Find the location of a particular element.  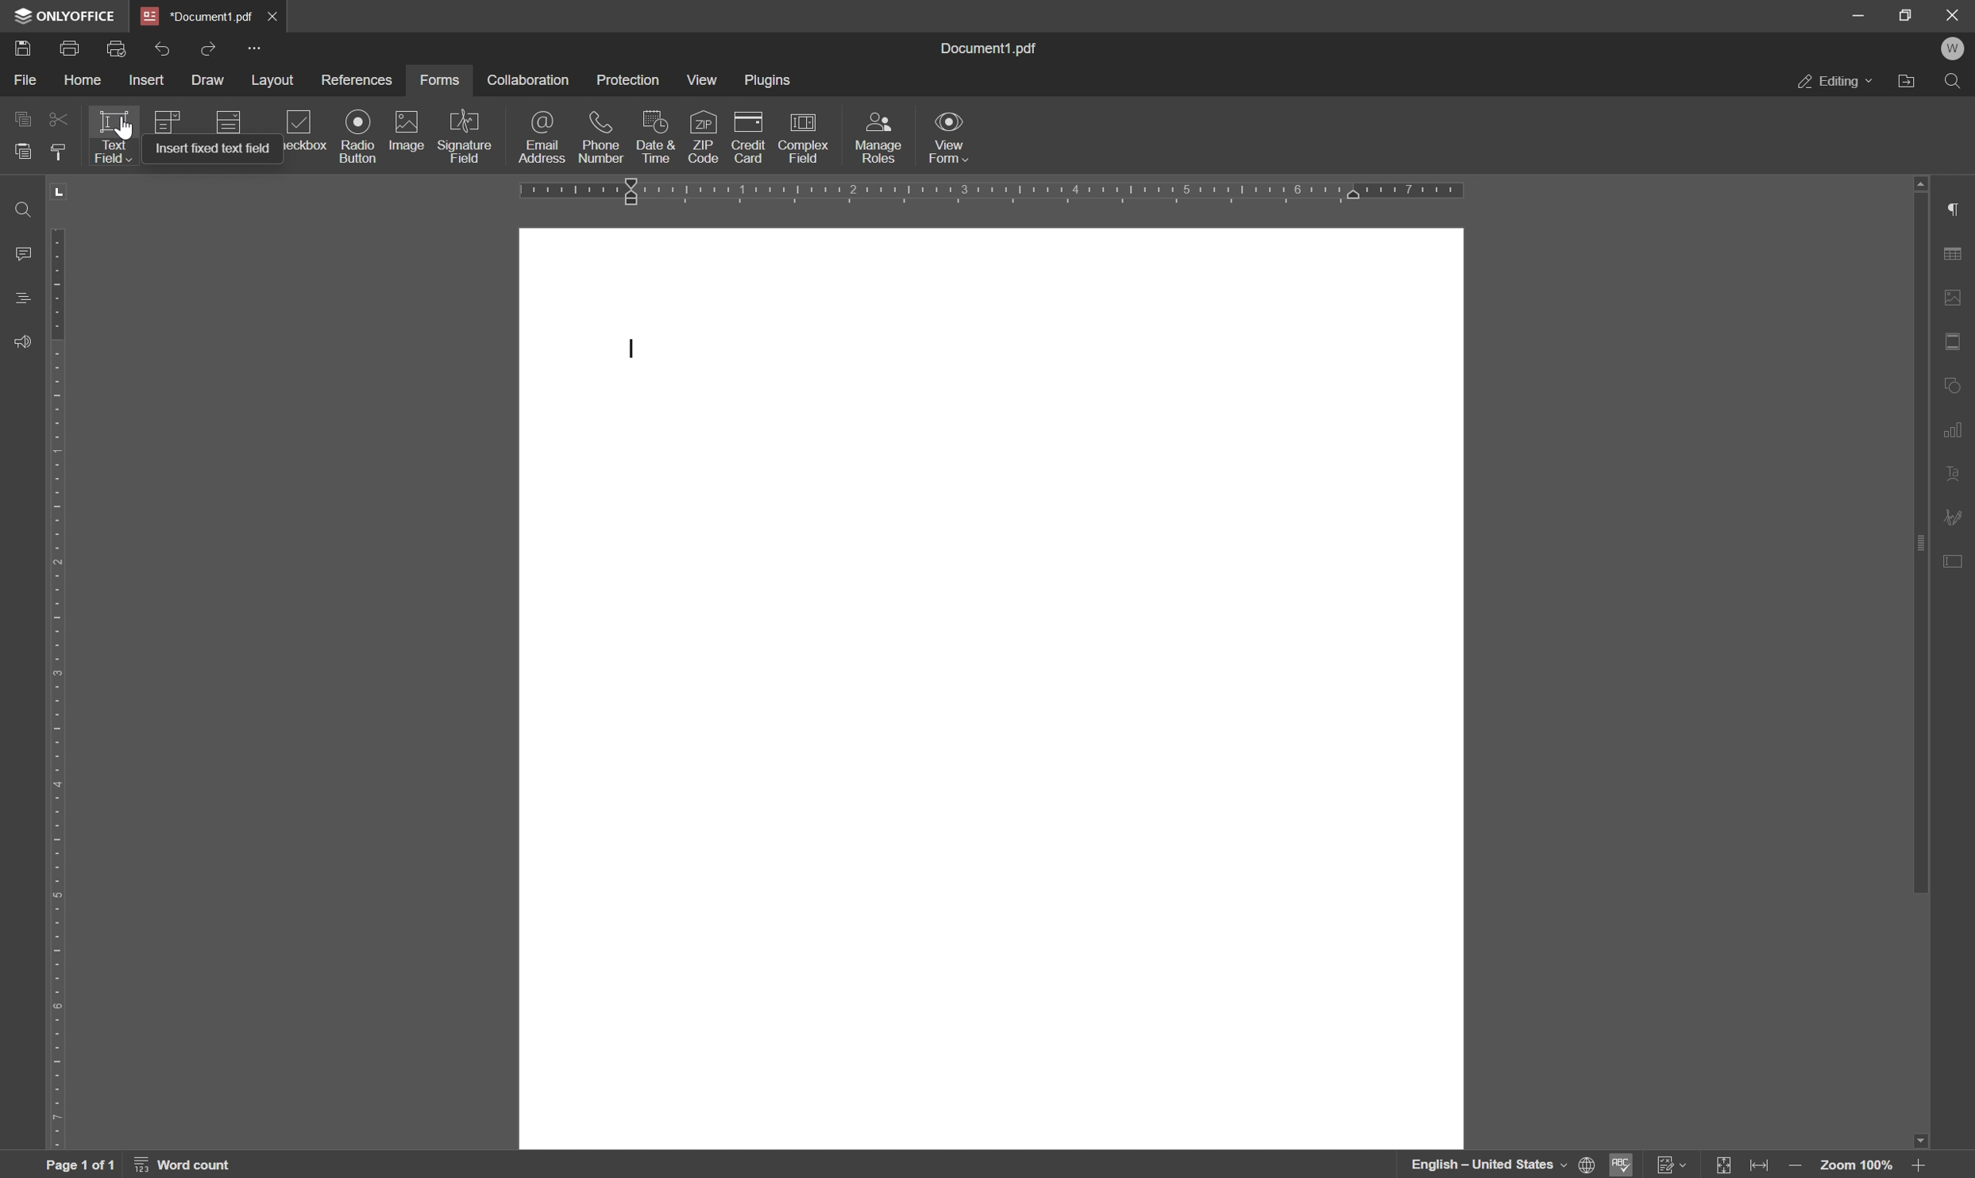

protection is located at coordinates (630, 78).